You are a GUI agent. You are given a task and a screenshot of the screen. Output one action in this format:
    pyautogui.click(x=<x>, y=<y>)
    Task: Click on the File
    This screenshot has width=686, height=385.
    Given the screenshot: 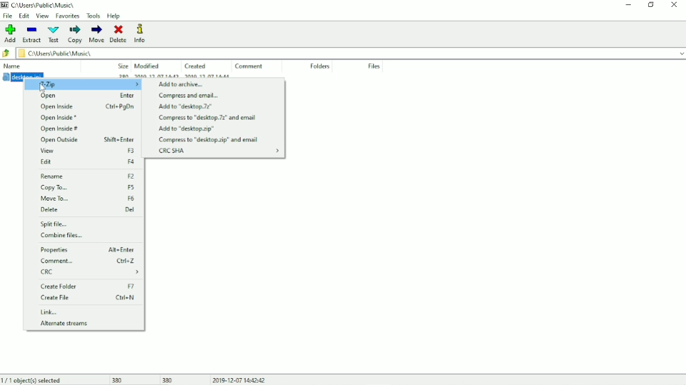 What is the action you would take?
    pyautogui.click(x=9, y=16)
    